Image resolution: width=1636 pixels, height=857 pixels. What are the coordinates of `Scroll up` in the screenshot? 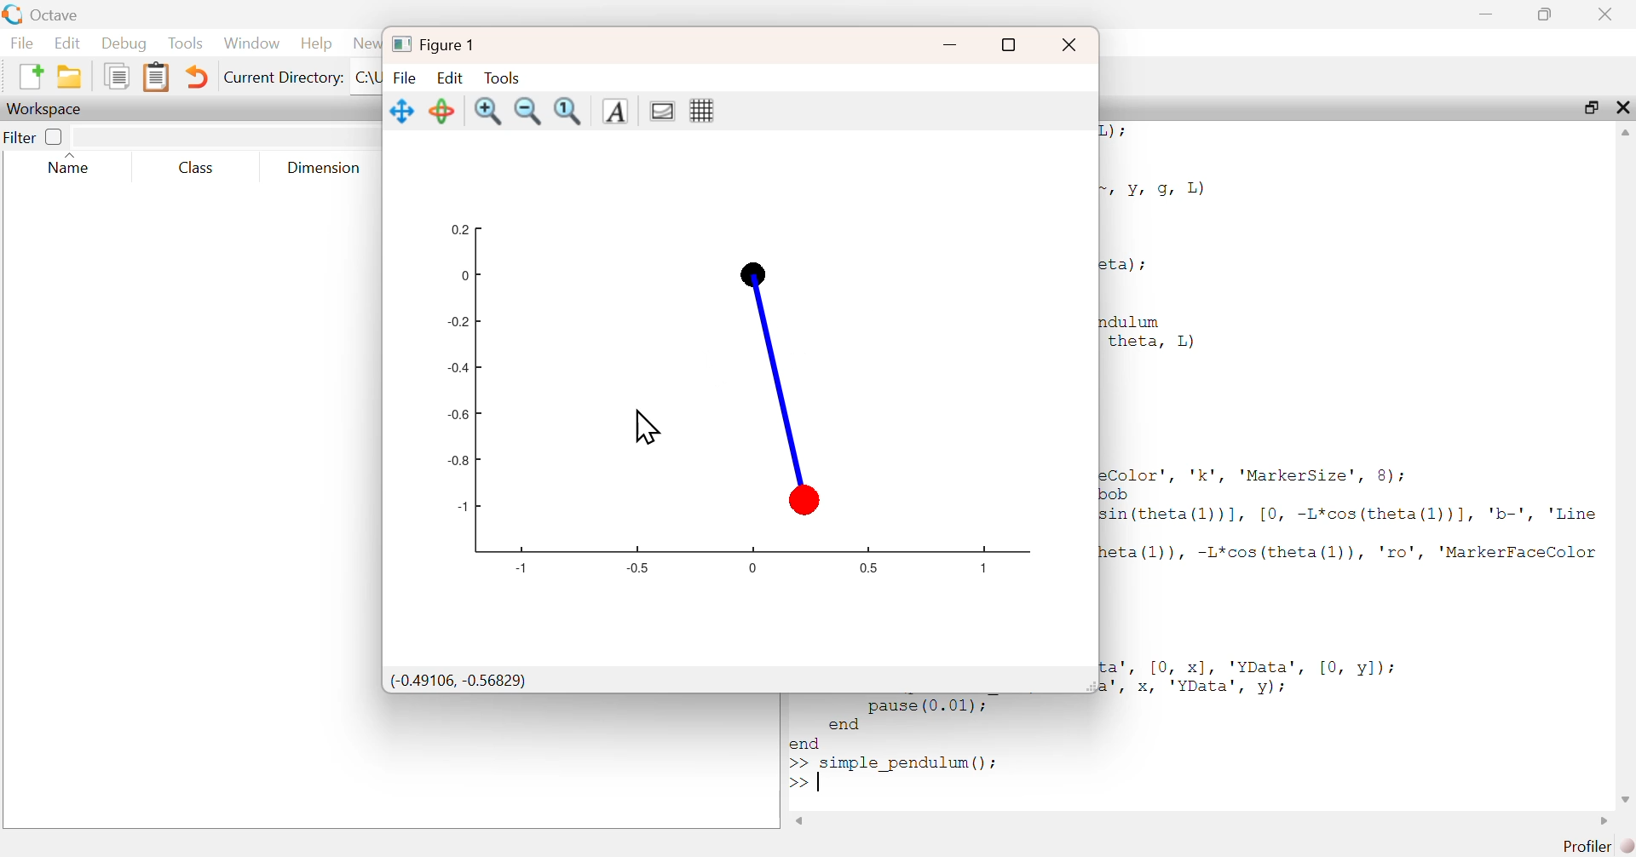 It's located at (1623, 133).